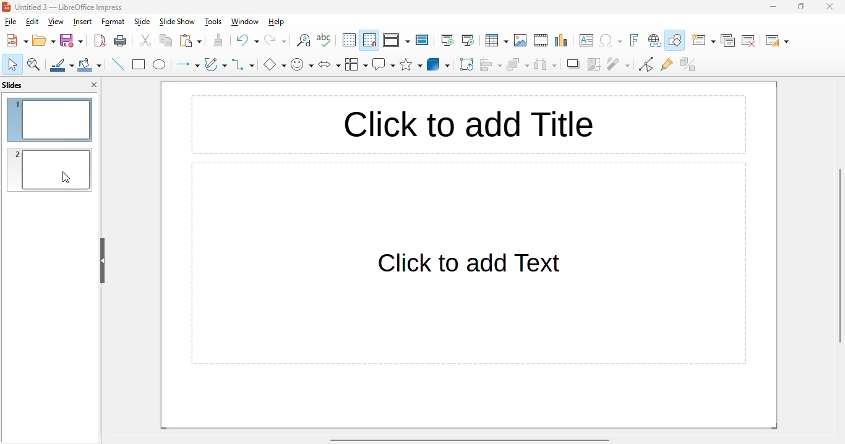  Describe the element at coordinates (243, 64) in the screenshot. I see `connectors` at that location.